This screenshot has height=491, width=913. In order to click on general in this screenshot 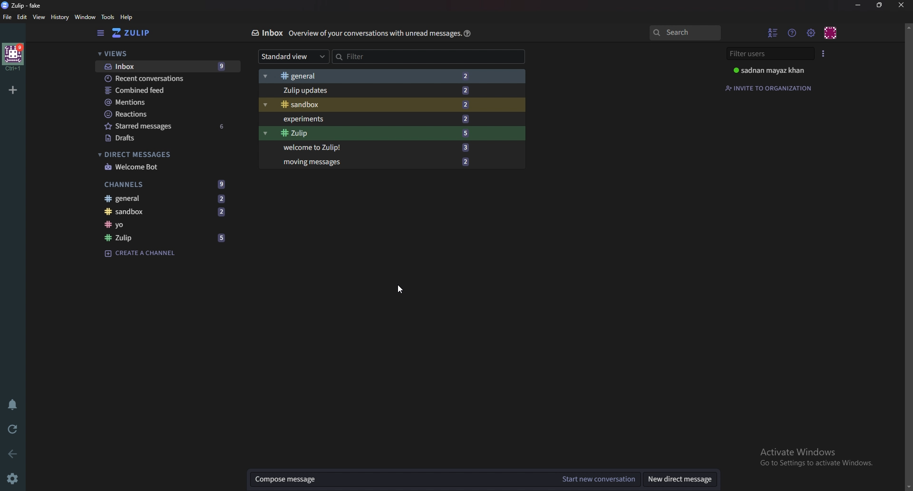, I will do `click(169, 198)`.